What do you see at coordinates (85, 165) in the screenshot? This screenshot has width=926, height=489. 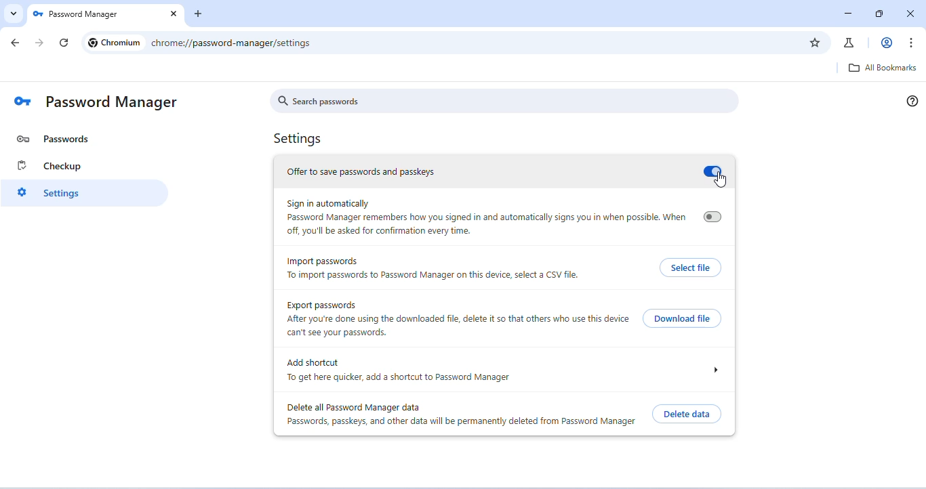 I see `checkup` at bounding box center [85, 165].